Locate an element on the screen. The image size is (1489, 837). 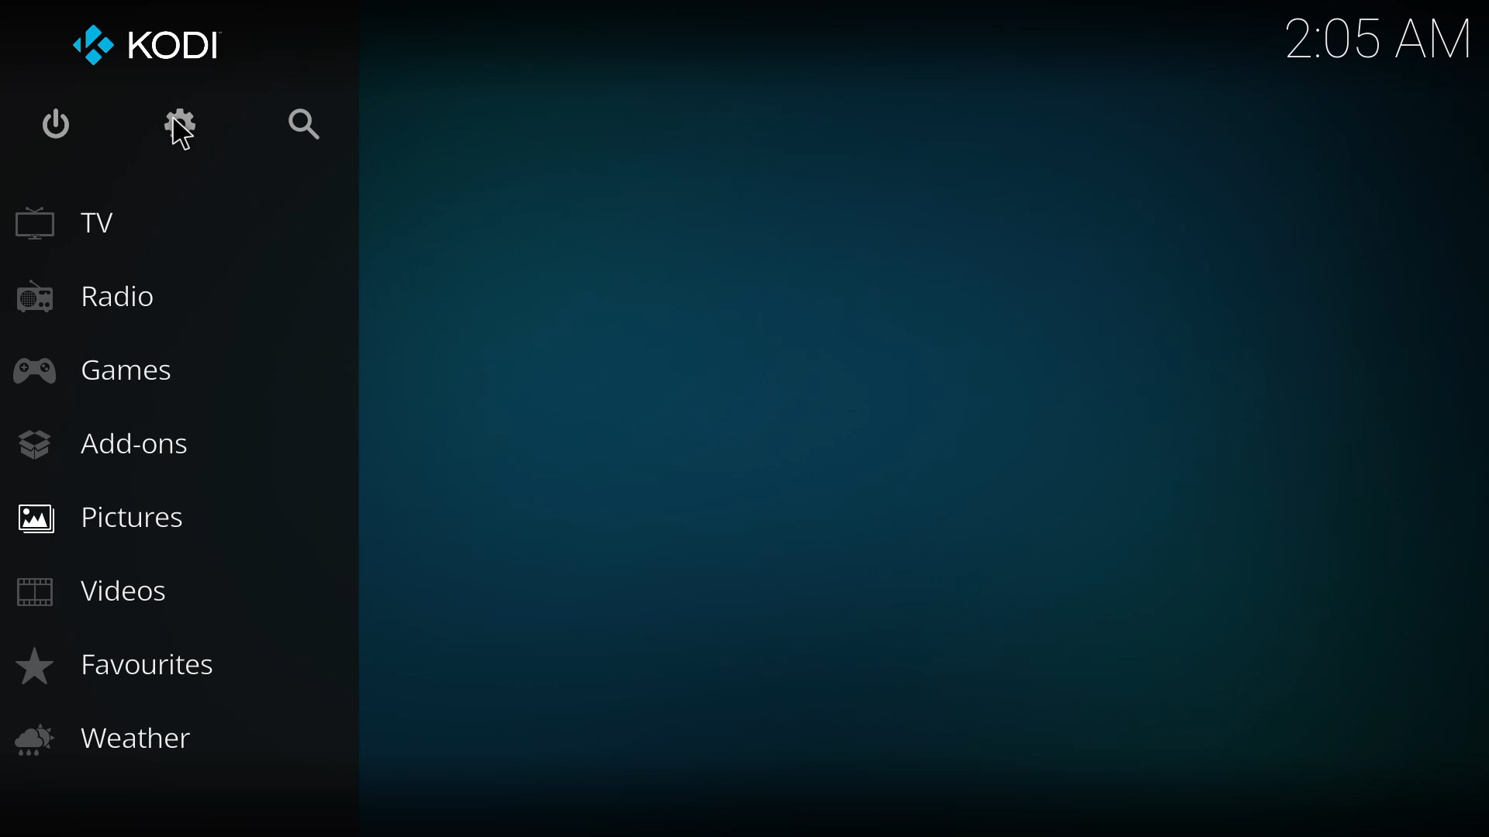
weather is located at coordinates (112, 741).